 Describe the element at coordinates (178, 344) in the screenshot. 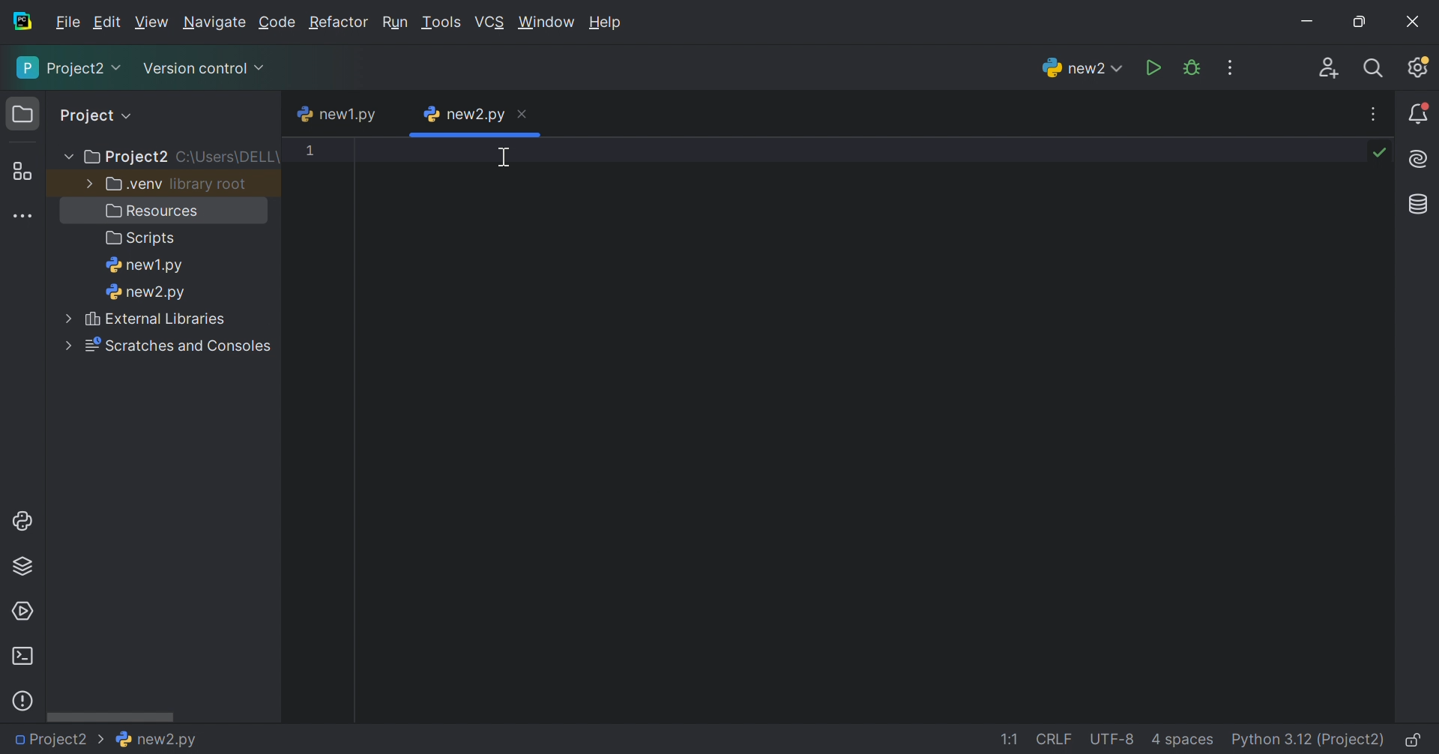

I see `Scratches and consoles` at that location.